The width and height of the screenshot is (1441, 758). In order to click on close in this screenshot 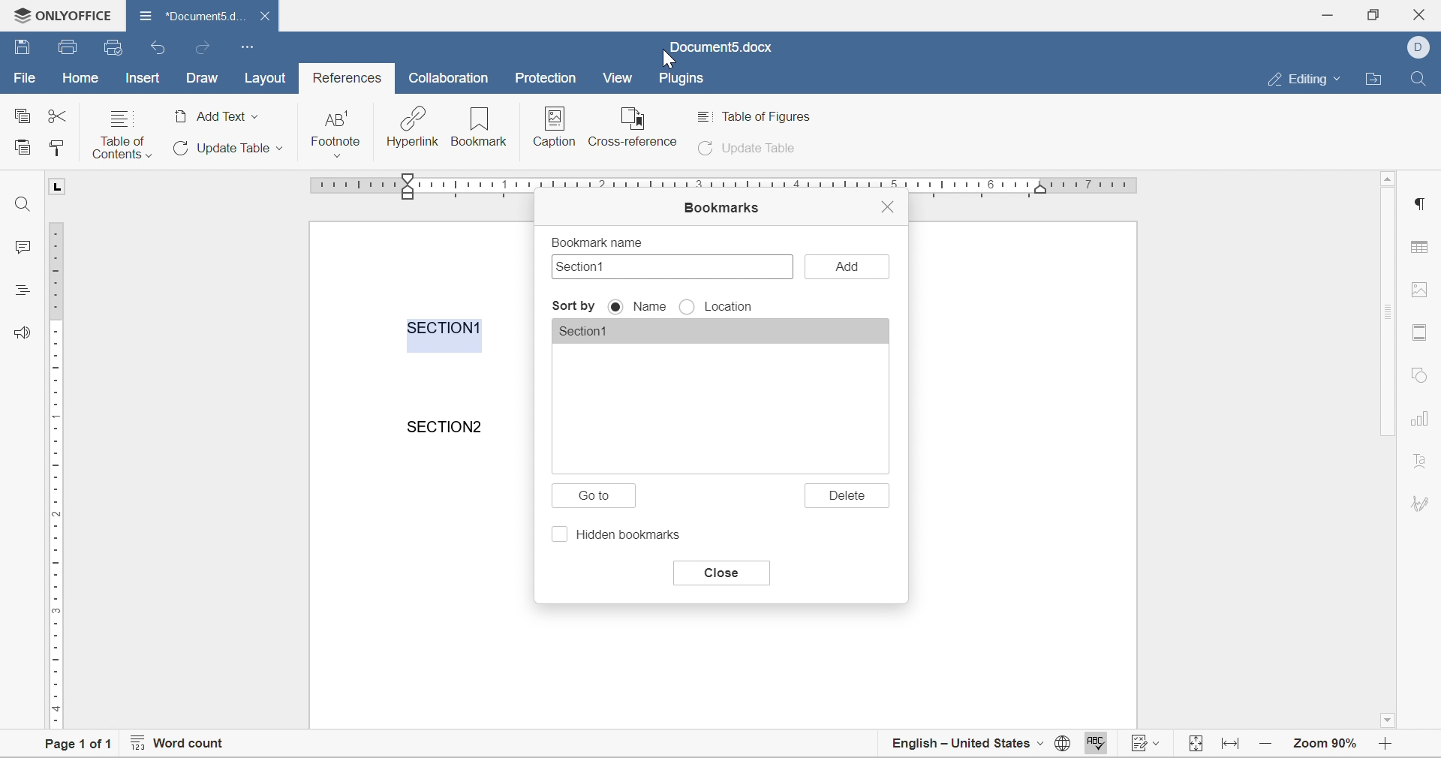, I will do `click(720, 573)`.